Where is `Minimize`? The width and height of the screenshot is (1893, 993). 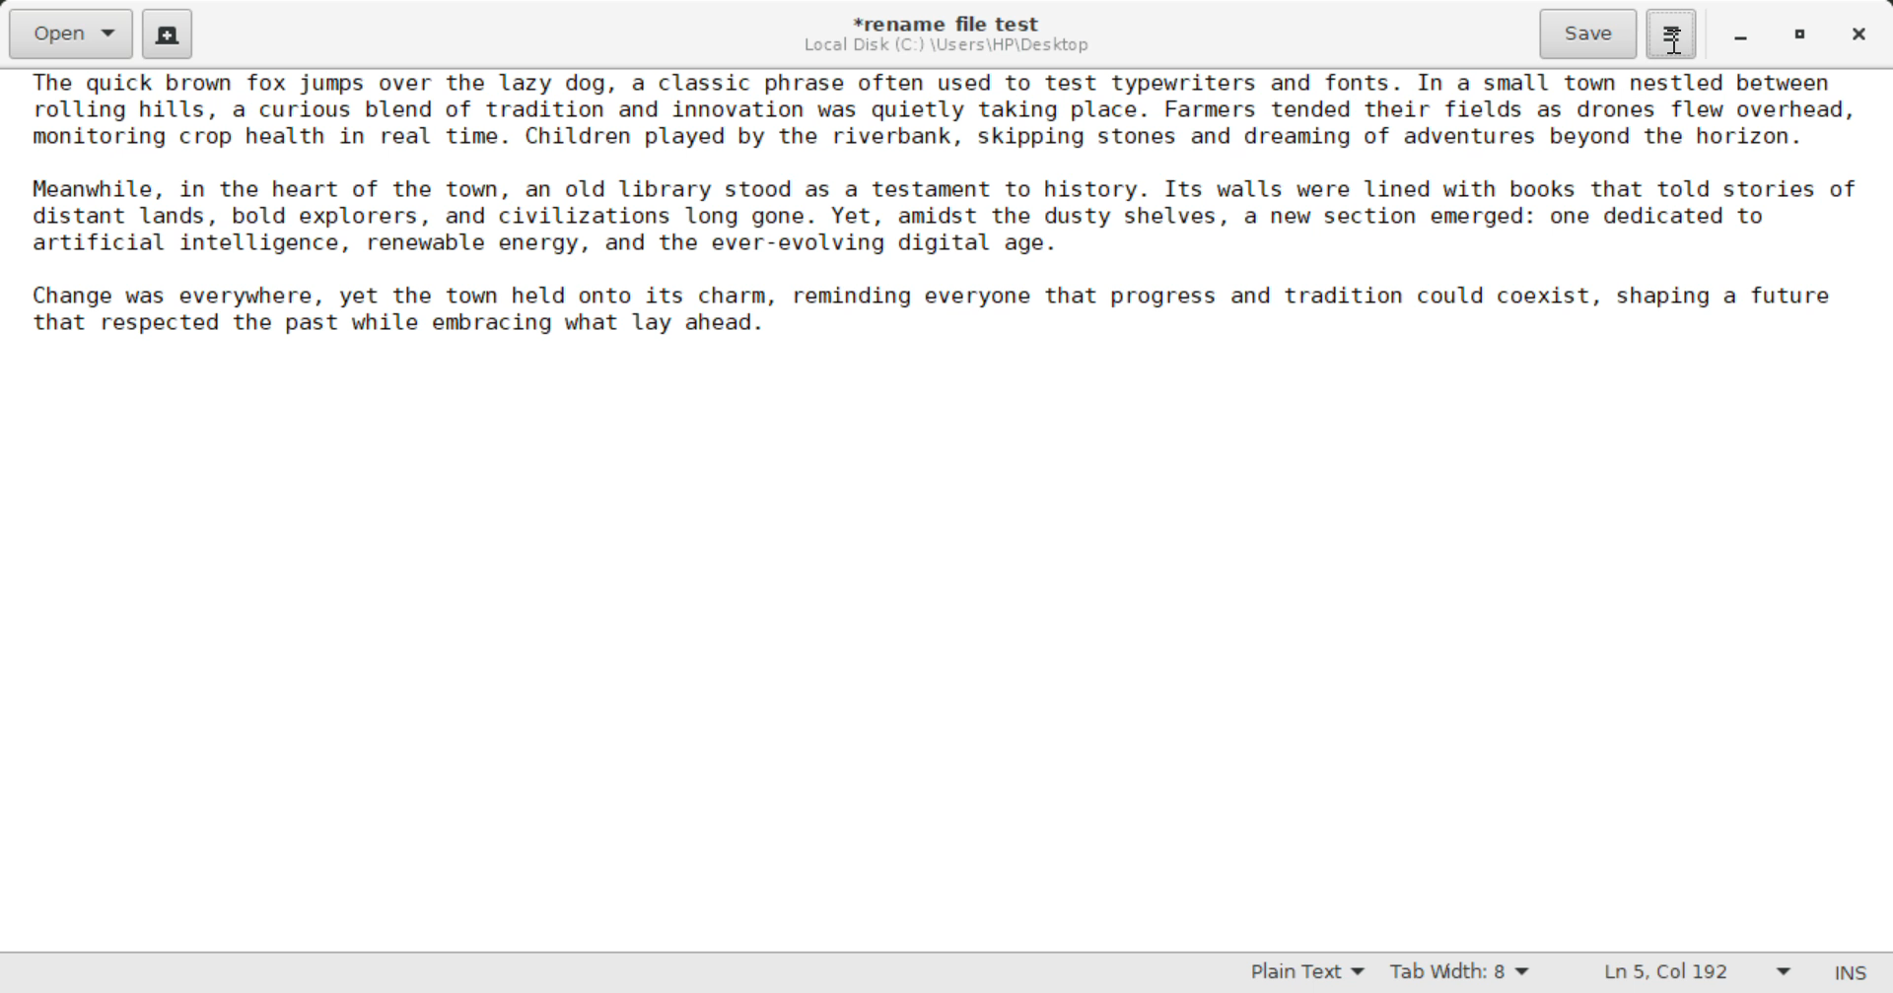 Minimize is located at coordinates (1800, 34).